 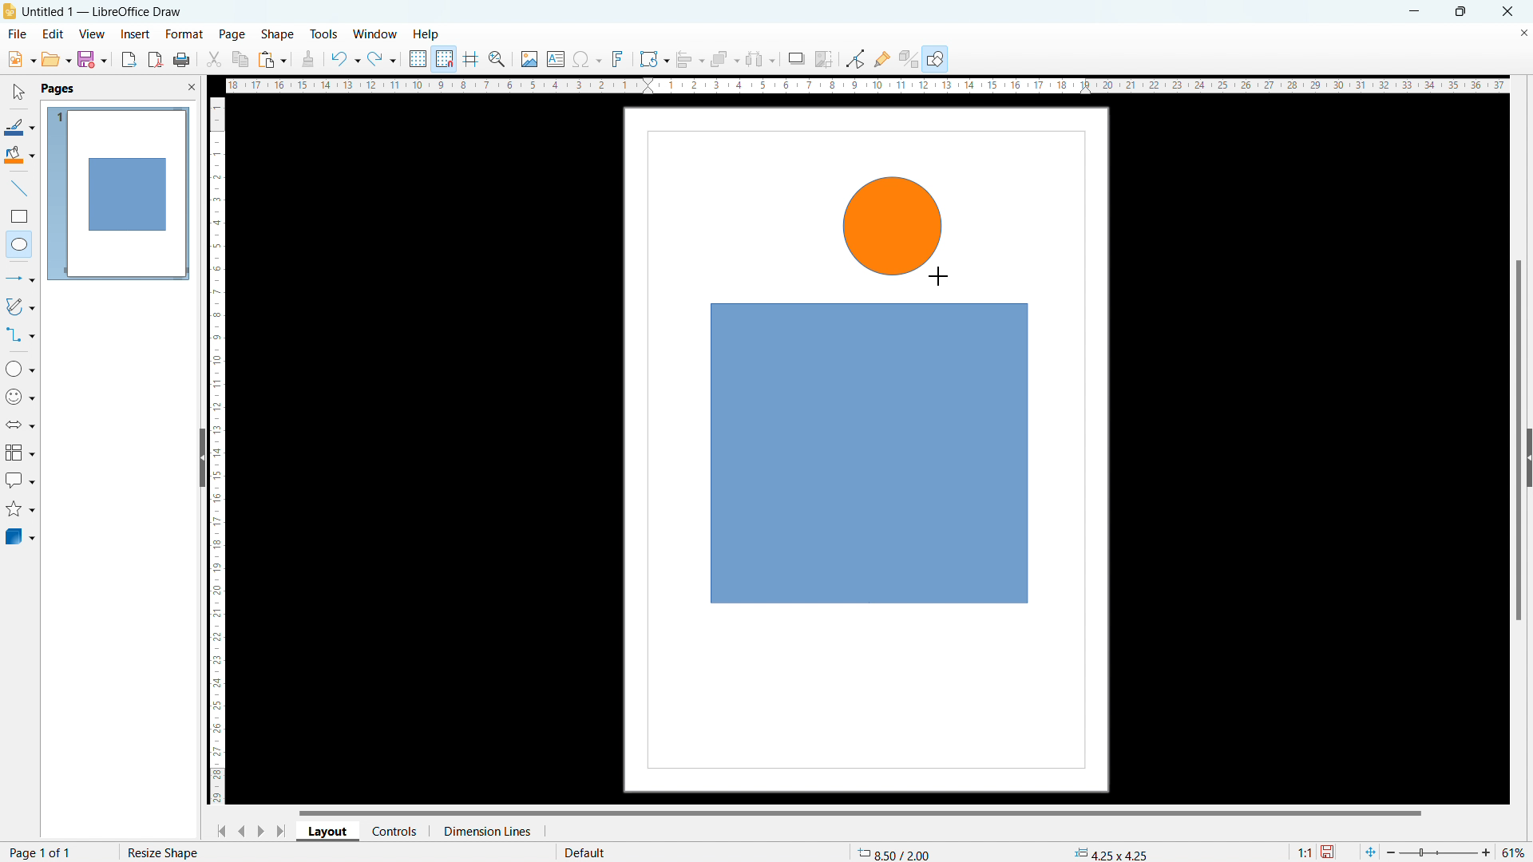 I want to click on current zoom level, so click(x=1515, y=852).